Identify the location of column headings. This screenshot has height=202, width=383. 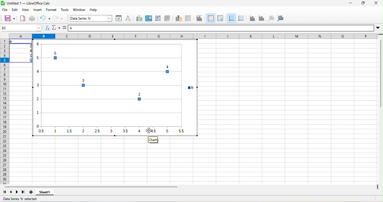
(193, 36).